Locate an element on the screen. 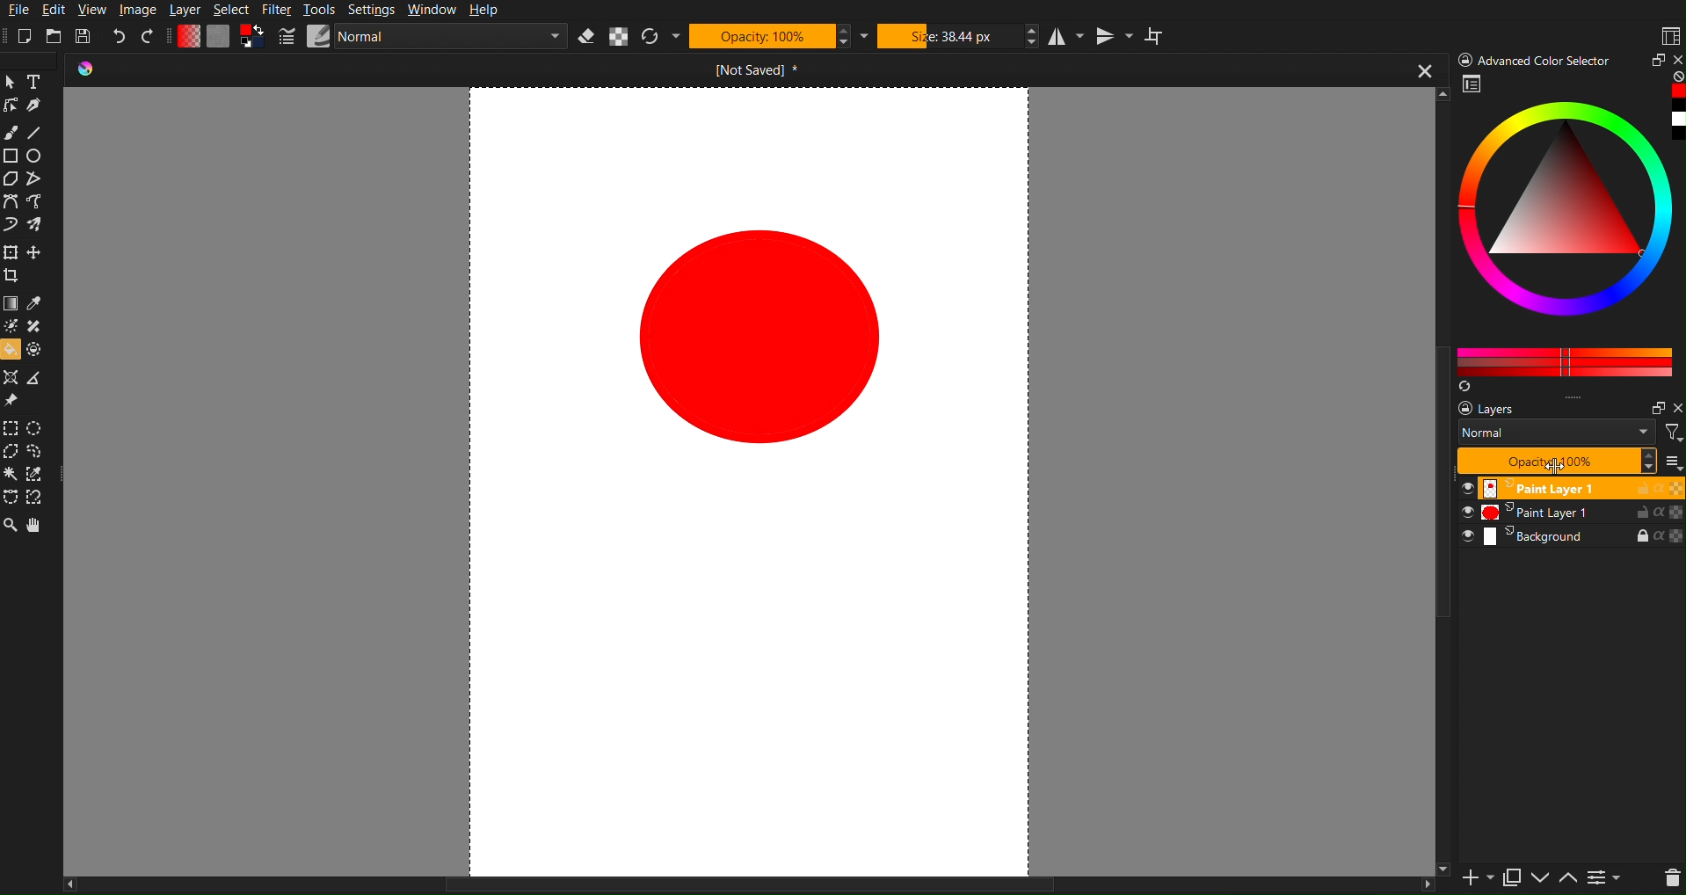 The image size is (1686, 895). Help is located at coordinates (487, 11).